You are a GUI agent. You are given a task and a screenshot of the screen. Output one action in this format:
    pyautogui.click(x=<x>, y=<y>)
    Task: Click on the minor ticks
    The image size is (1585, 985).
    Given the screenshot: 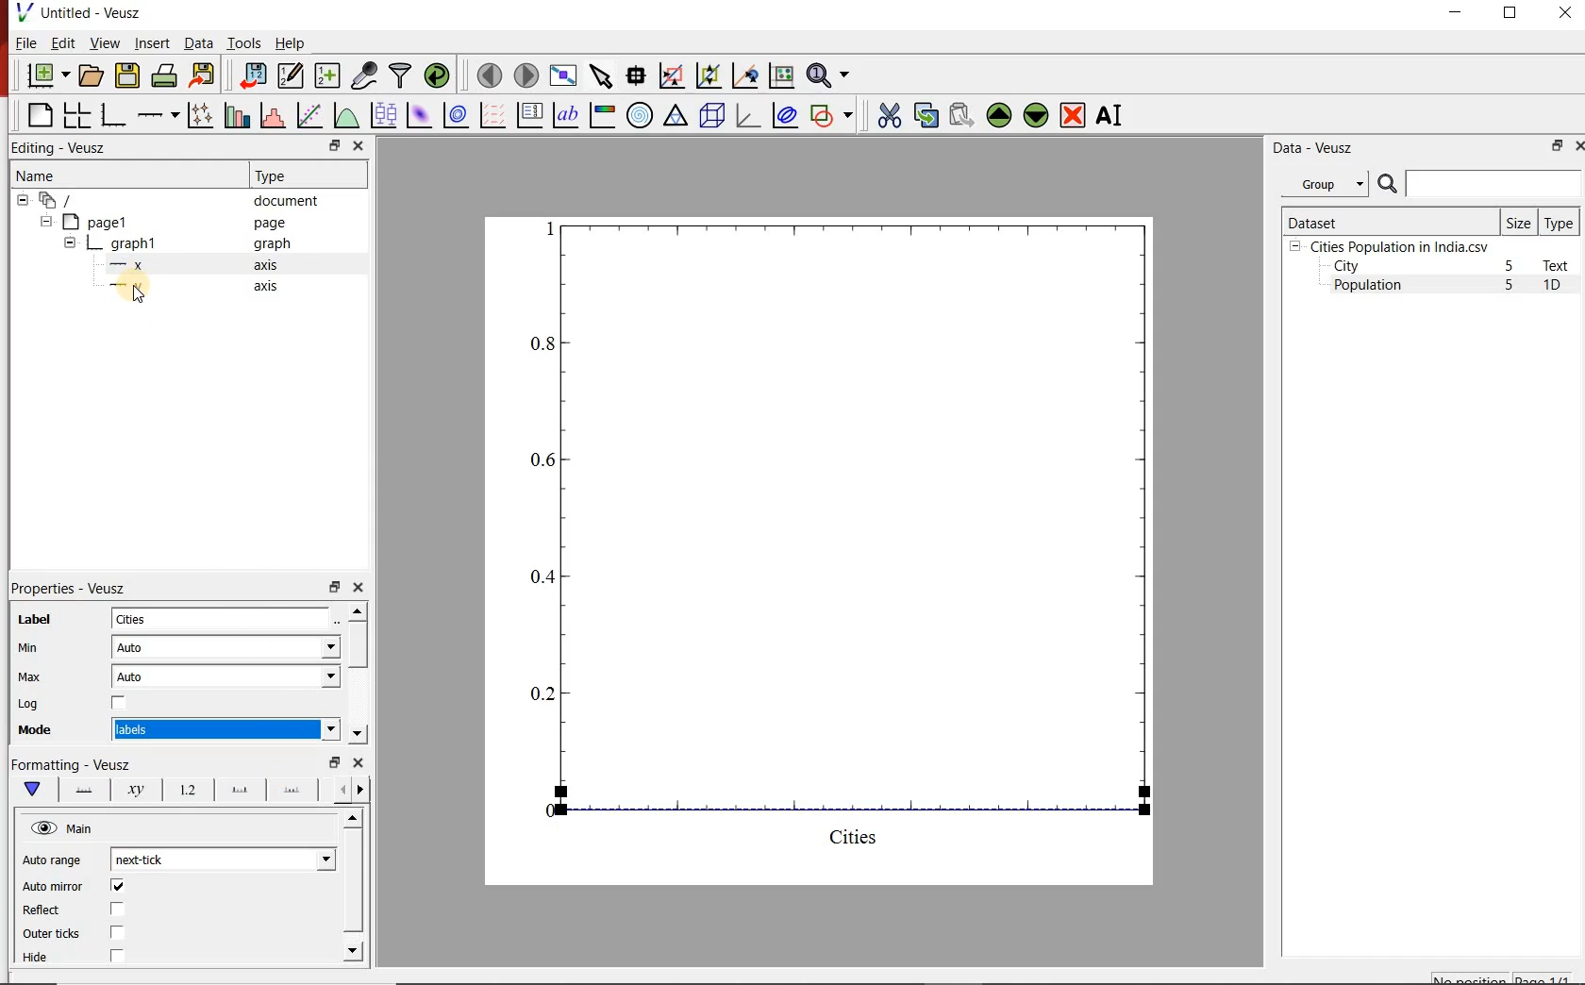 What is the action you would take?
    pyautogui.click(x=292, y=791)
    